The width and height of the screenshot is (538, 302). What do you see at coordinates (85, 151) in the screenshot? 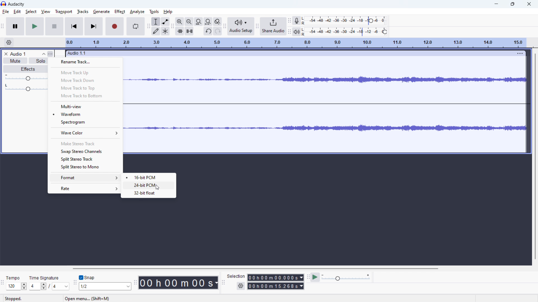
I see `swap stereo channels` at bounding box center [85, 151].